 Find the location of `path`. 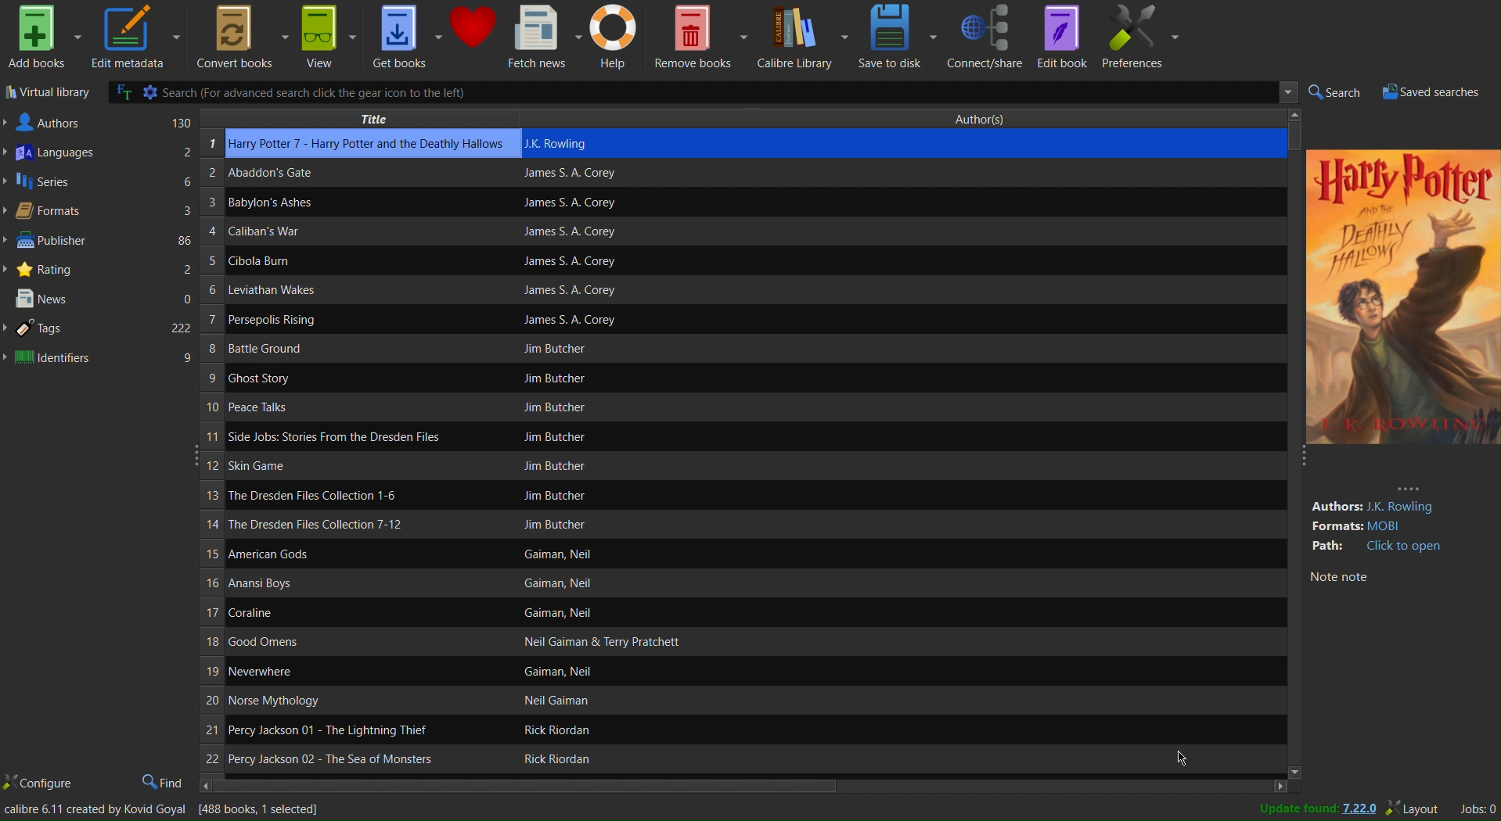

path is located at coordinates (1377, 548).